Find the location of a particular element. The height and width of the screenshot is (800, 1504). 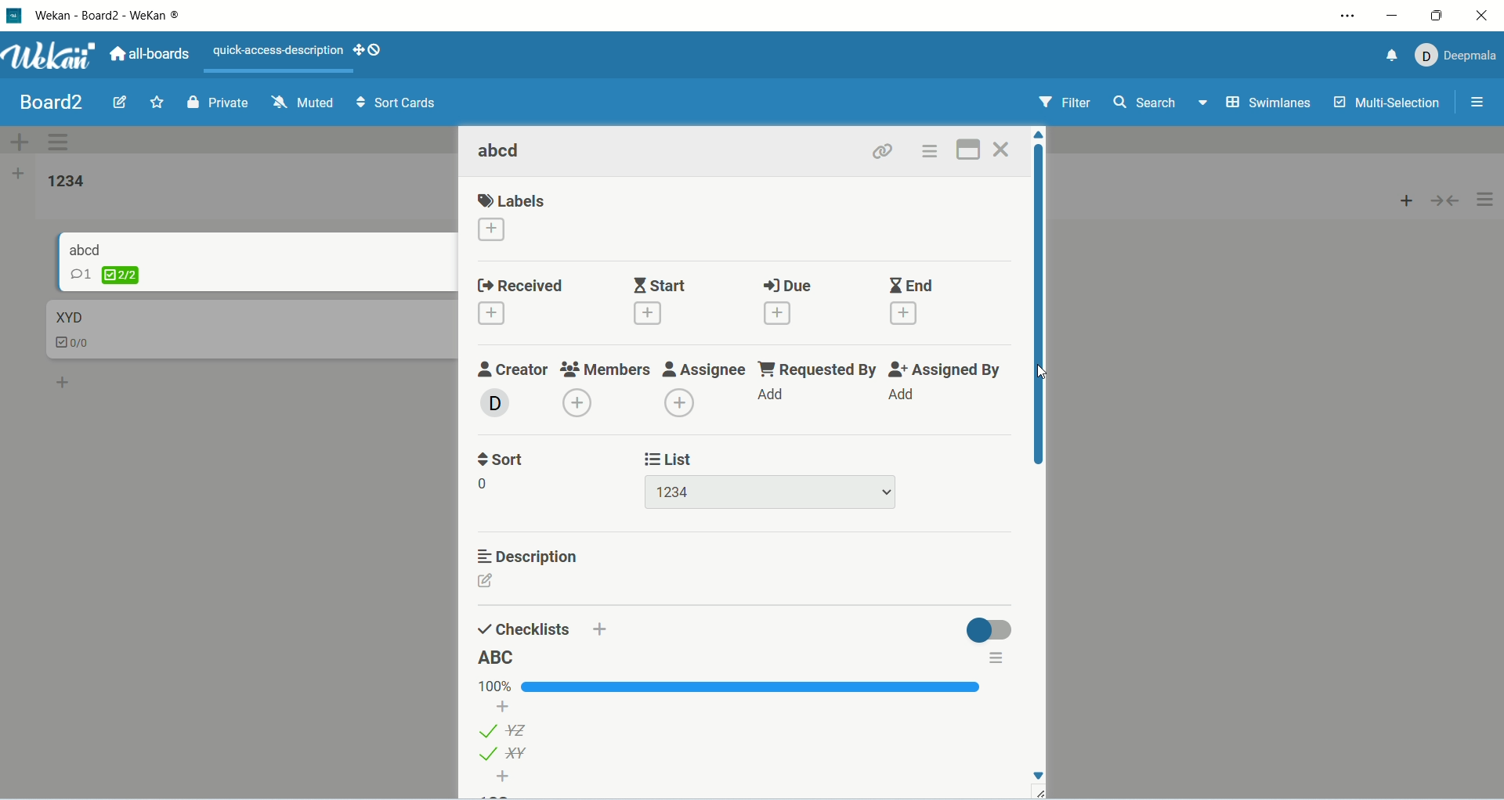

sort is located at coordinates (501, 458).